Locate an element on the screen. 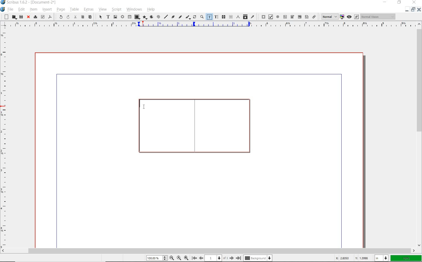 The height and width of the screenshot is (262, 422). go to first page is located at coordinates (194, 258).